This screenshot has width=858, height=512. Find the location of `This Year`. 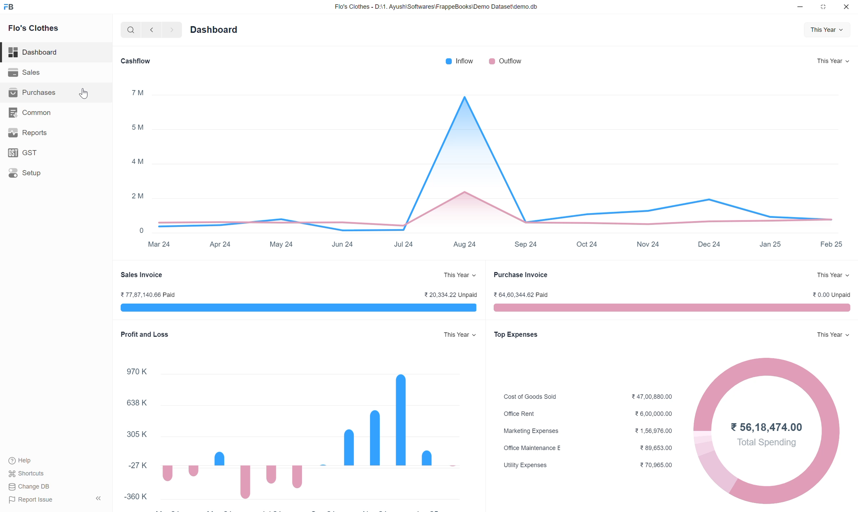

This Year is located at coordinates (827, 30).